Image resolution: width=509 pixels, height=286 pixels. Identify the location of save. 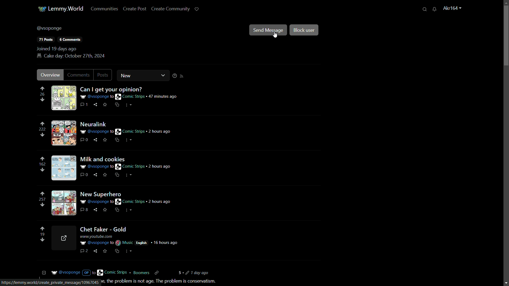
(106, 250).